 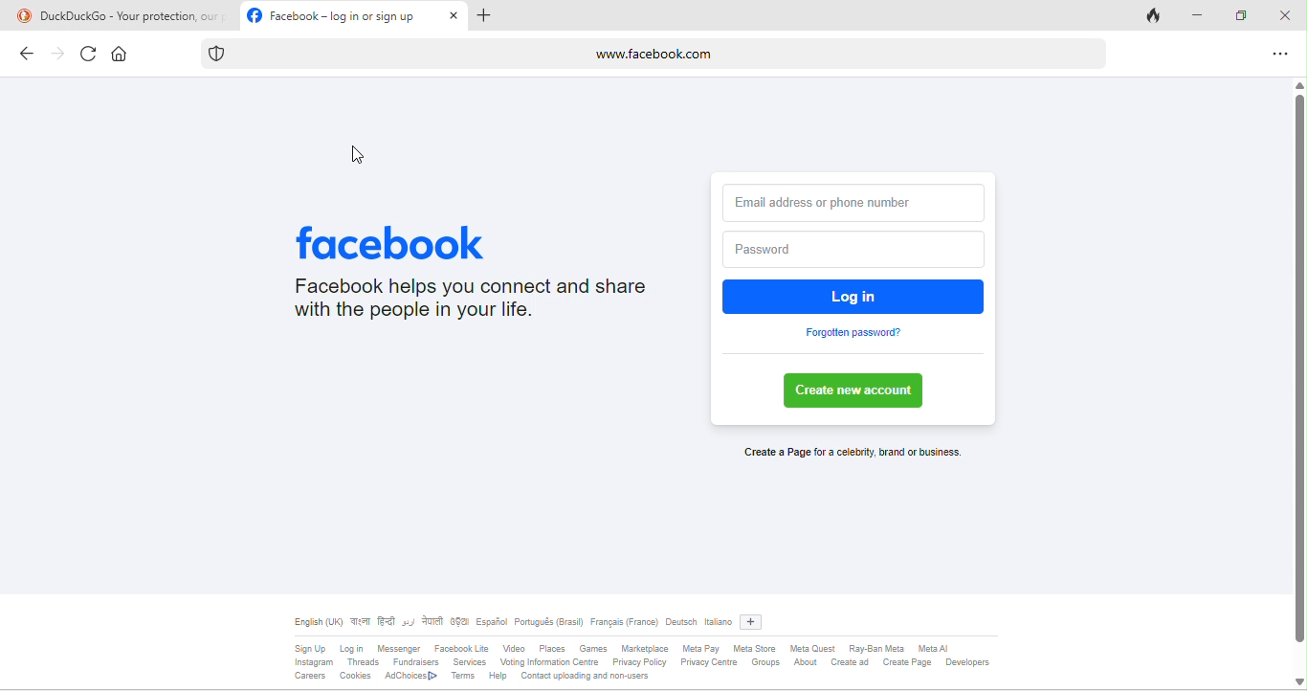 I want to click on add, so click(x=756, y=619).